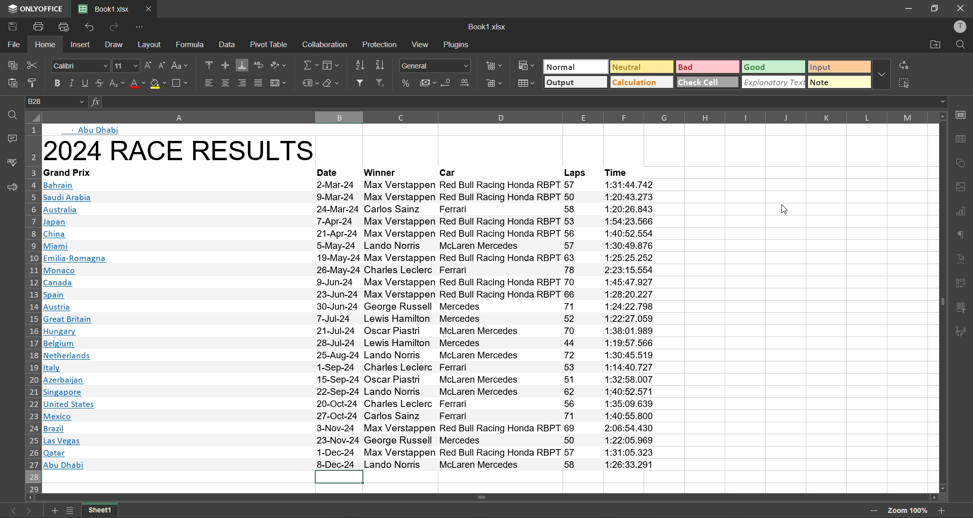 The height and width of the screenshot is (518, 973). I want to click on move down, so click(942, 489).